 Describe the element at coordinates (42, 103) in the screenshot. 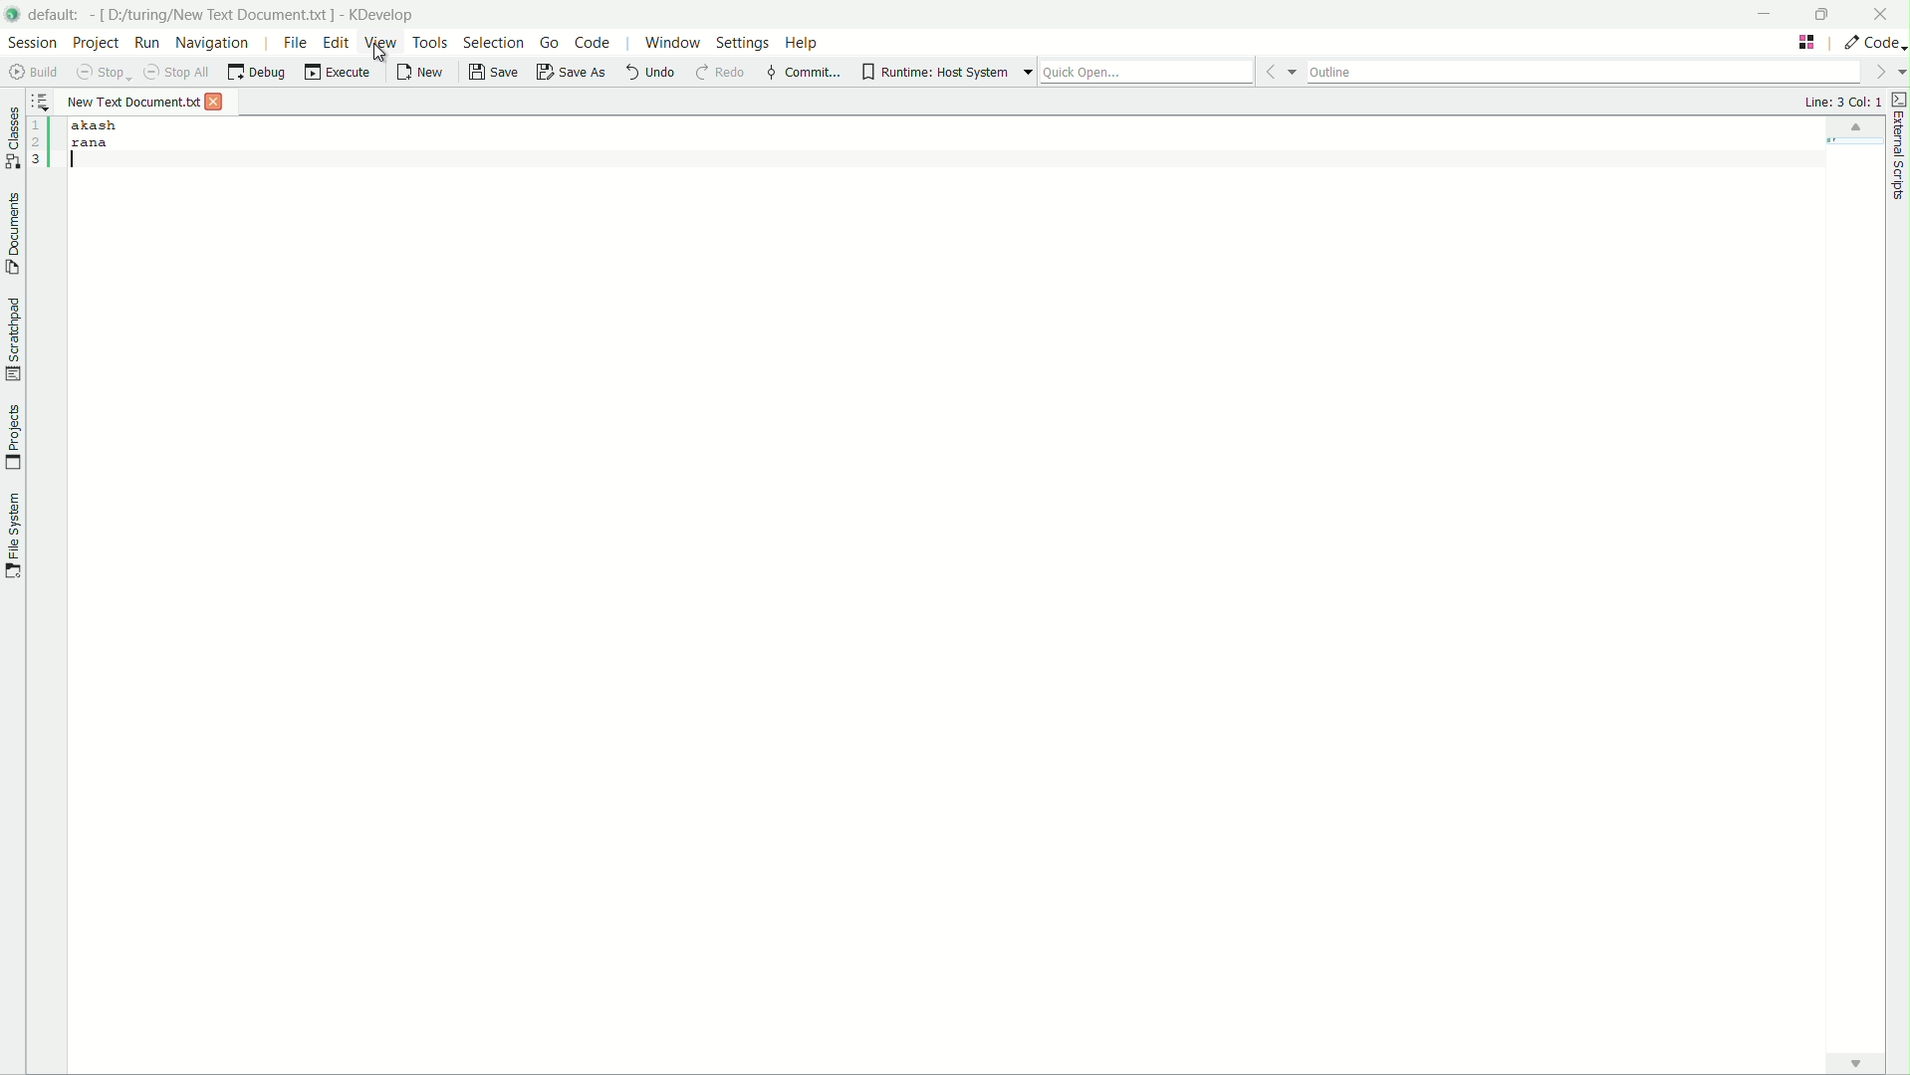

I see `show sorted list of opened documents` at that location.